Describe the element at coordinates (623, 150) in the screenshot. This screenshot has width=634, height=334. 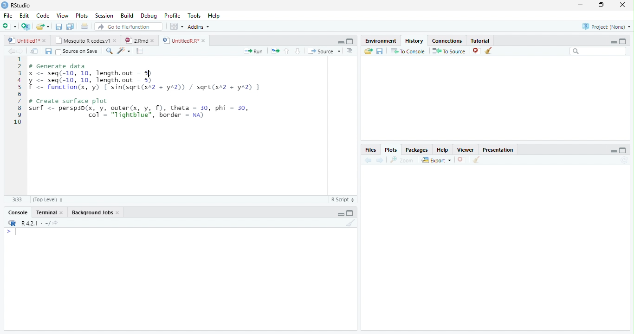
I see `maximize` at that location.